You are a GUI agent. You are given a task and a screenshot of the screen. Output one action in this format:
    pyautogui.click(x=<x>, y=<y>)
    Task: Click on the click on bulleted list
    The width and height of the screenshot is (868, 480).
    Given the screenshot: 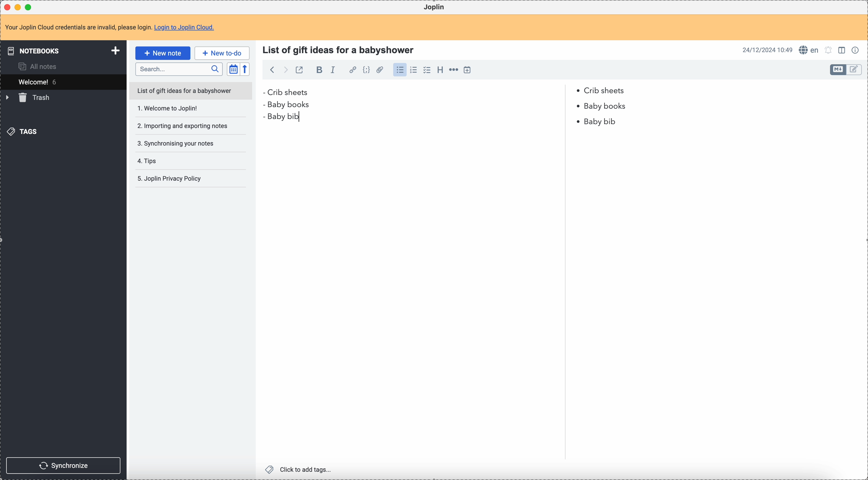 What is the action you would take?
    pyautogui.click(x=402, y=70)
    